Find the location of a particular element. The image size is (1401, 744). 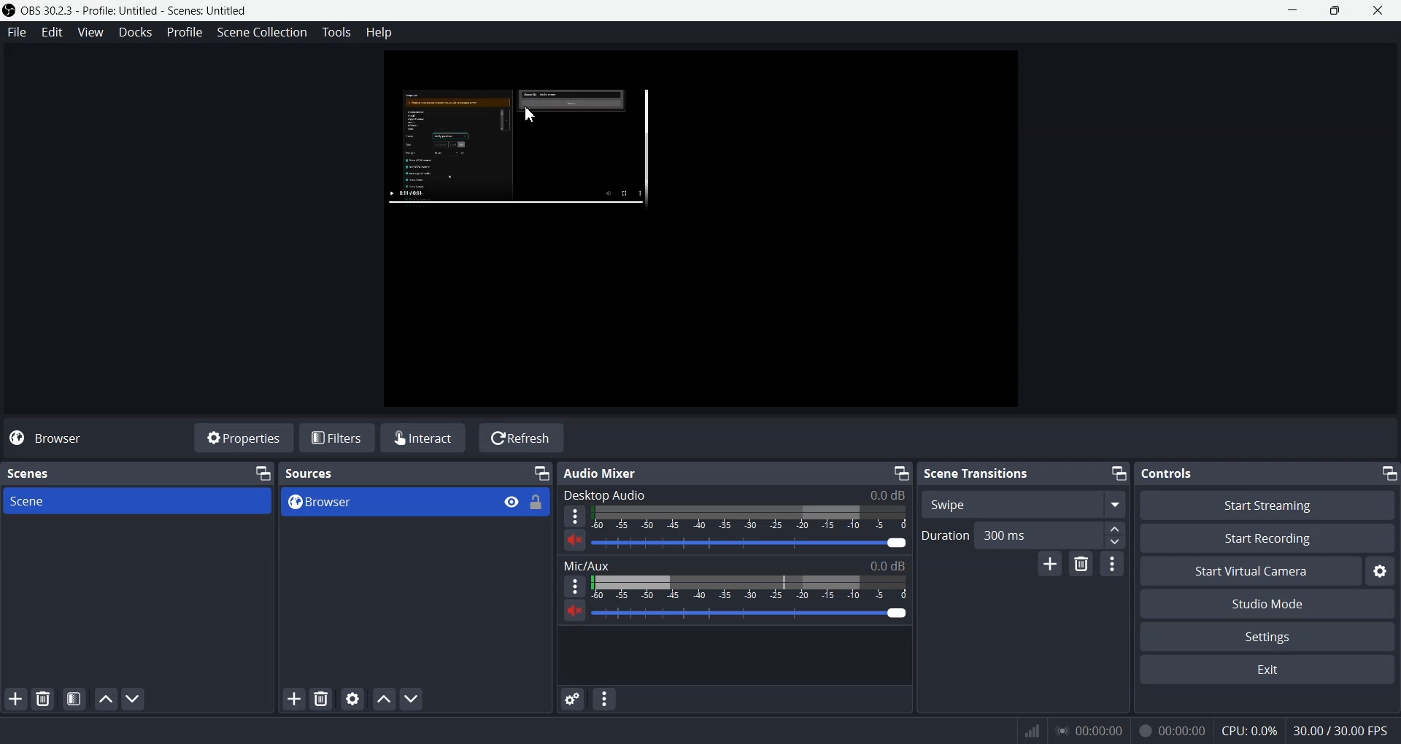

Mute / Unmute is located at coordinates (575, 611).